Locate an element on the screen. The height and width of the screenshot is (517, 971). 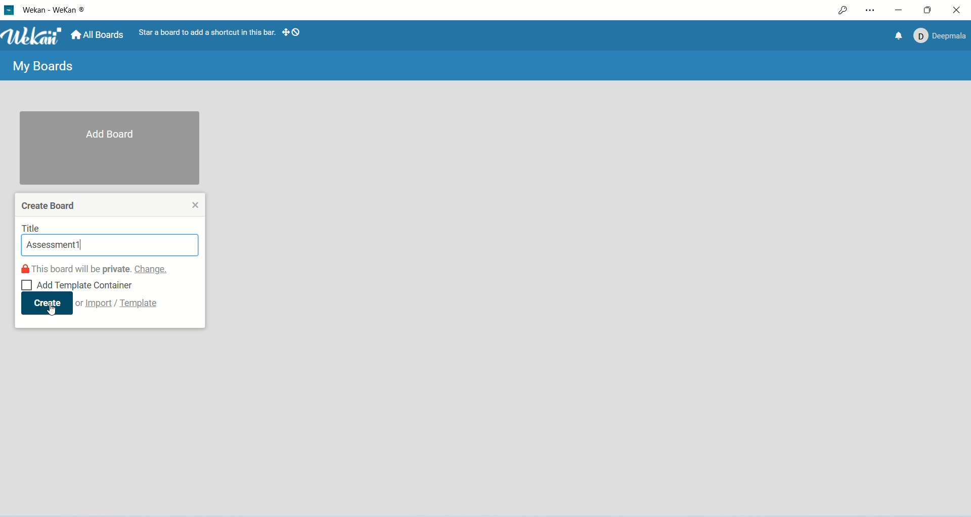
My boards is located at coordinates (43, 68).